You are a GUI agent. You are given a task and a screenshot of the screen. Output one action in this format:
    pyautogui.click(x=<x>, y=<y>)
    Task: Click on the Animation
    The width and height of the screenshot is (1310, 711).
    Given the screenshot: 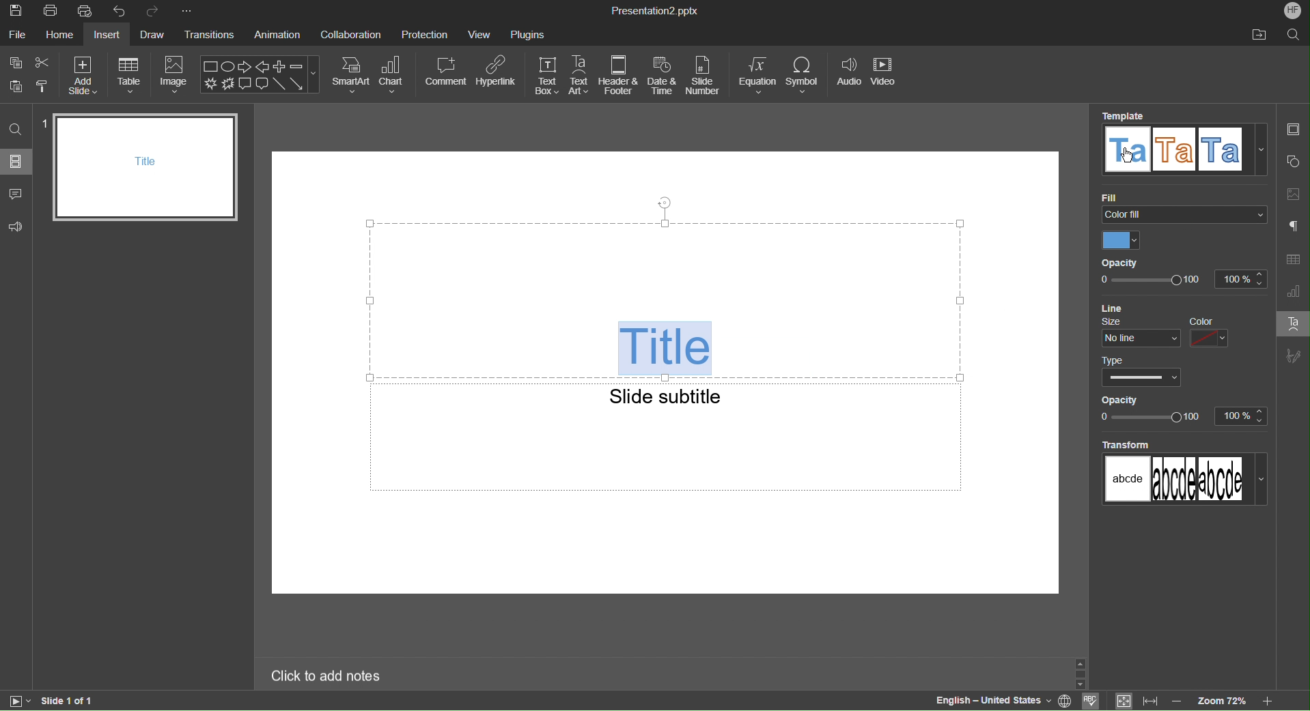 What is the action you would take?
    pyautogui.click(x=275, y=35)
    